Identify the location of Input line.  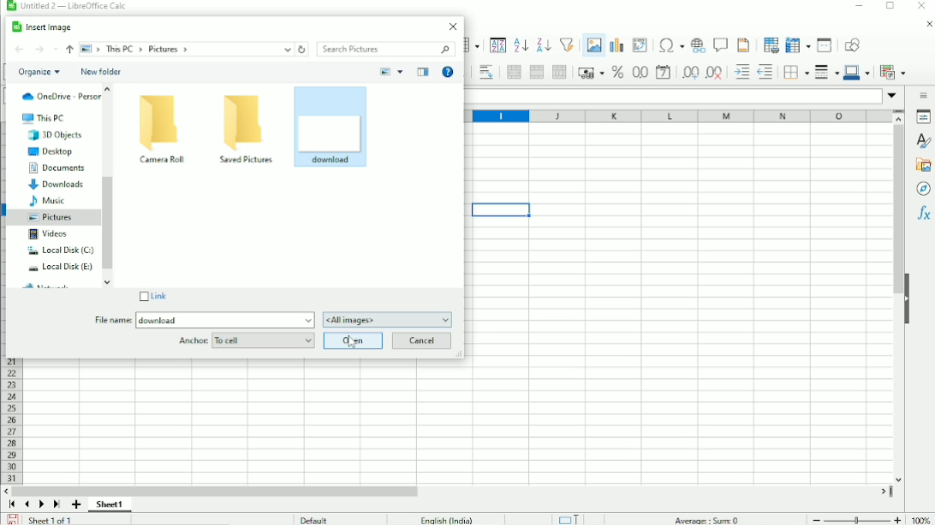
(672, 96).